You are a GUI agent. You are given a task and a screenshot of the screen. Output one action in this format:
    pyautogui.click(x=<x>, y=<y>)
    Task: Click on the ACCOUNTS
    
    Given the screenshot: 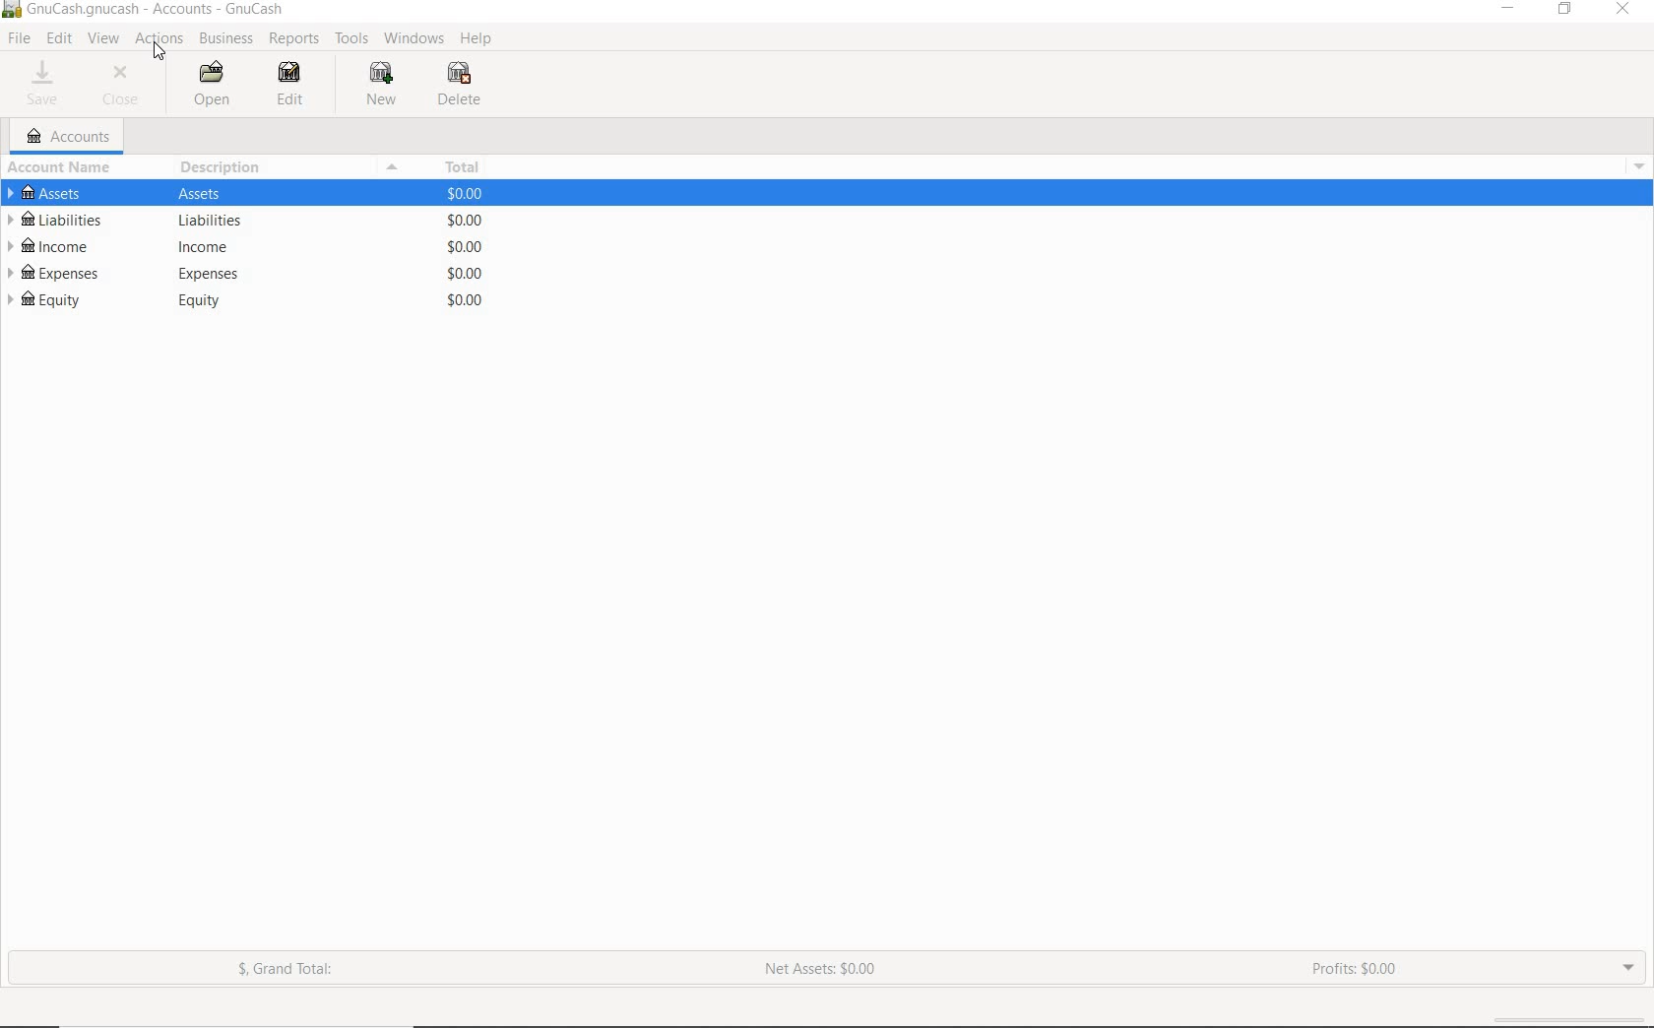 What is the action you would take?
    pyautogui.click(x=69, y=136)
    